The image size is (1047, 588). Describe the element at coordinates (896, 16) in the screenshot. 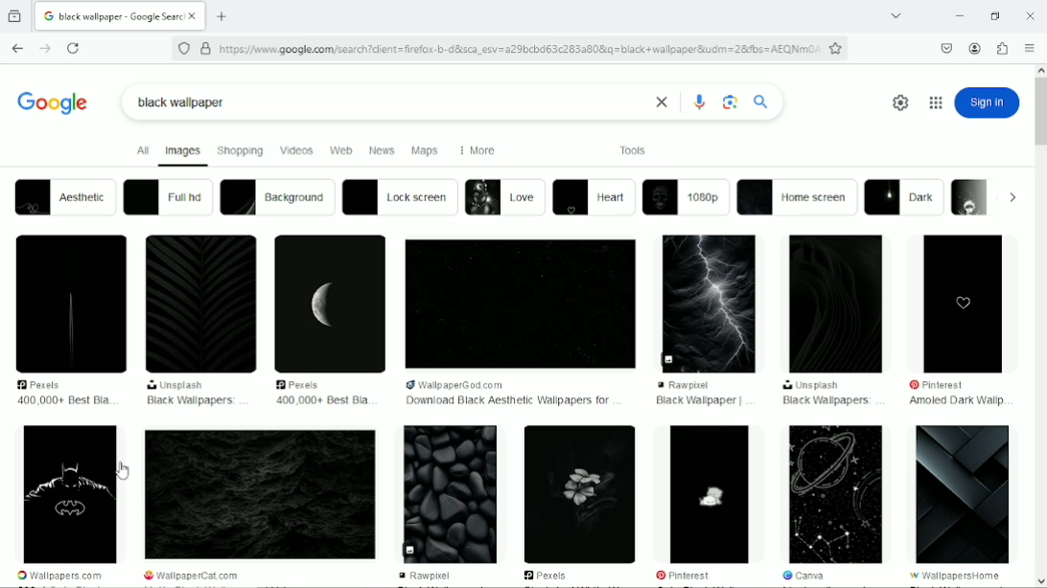

I see `list all tabs` at that location.